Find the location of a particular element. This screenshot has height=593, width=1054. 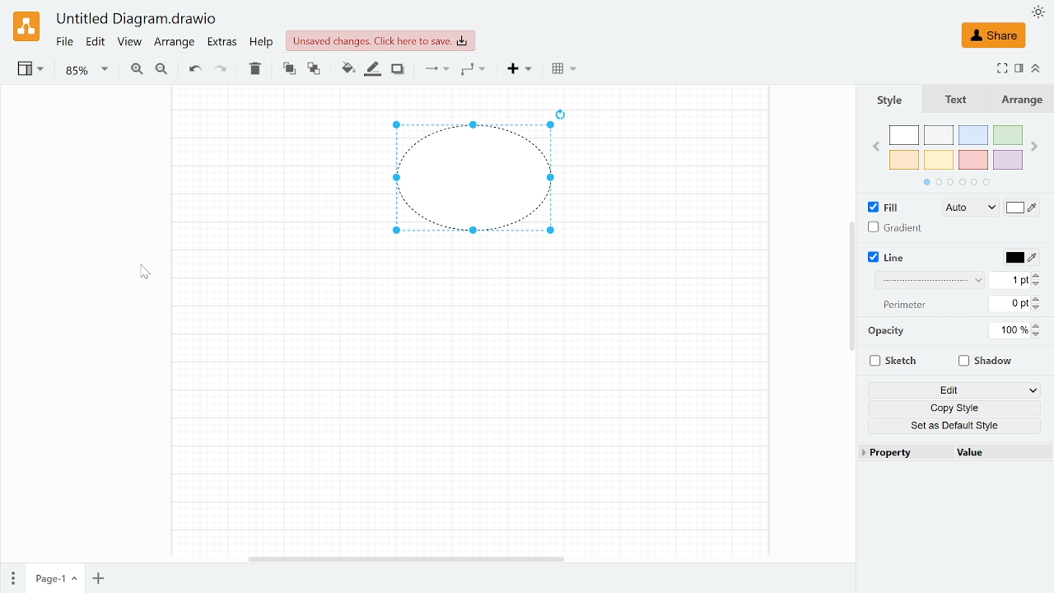

To front is located at coordinates (288, 71).